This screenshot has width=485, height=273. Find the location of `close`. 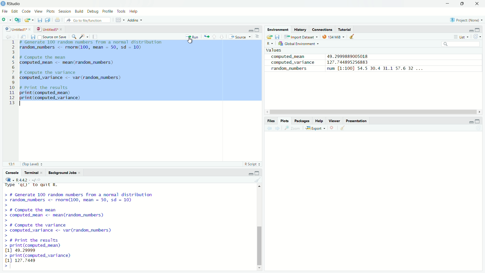

close is located at coordinates (82, 173).